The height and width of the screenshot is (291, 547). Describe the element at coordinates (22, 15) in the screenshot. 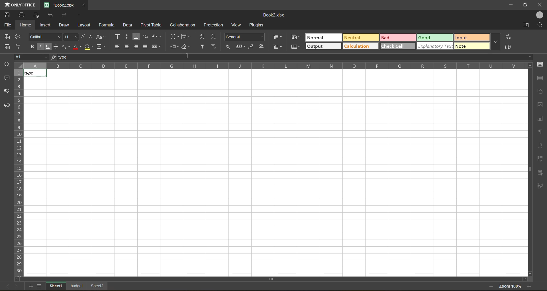

I see `print` at that location.